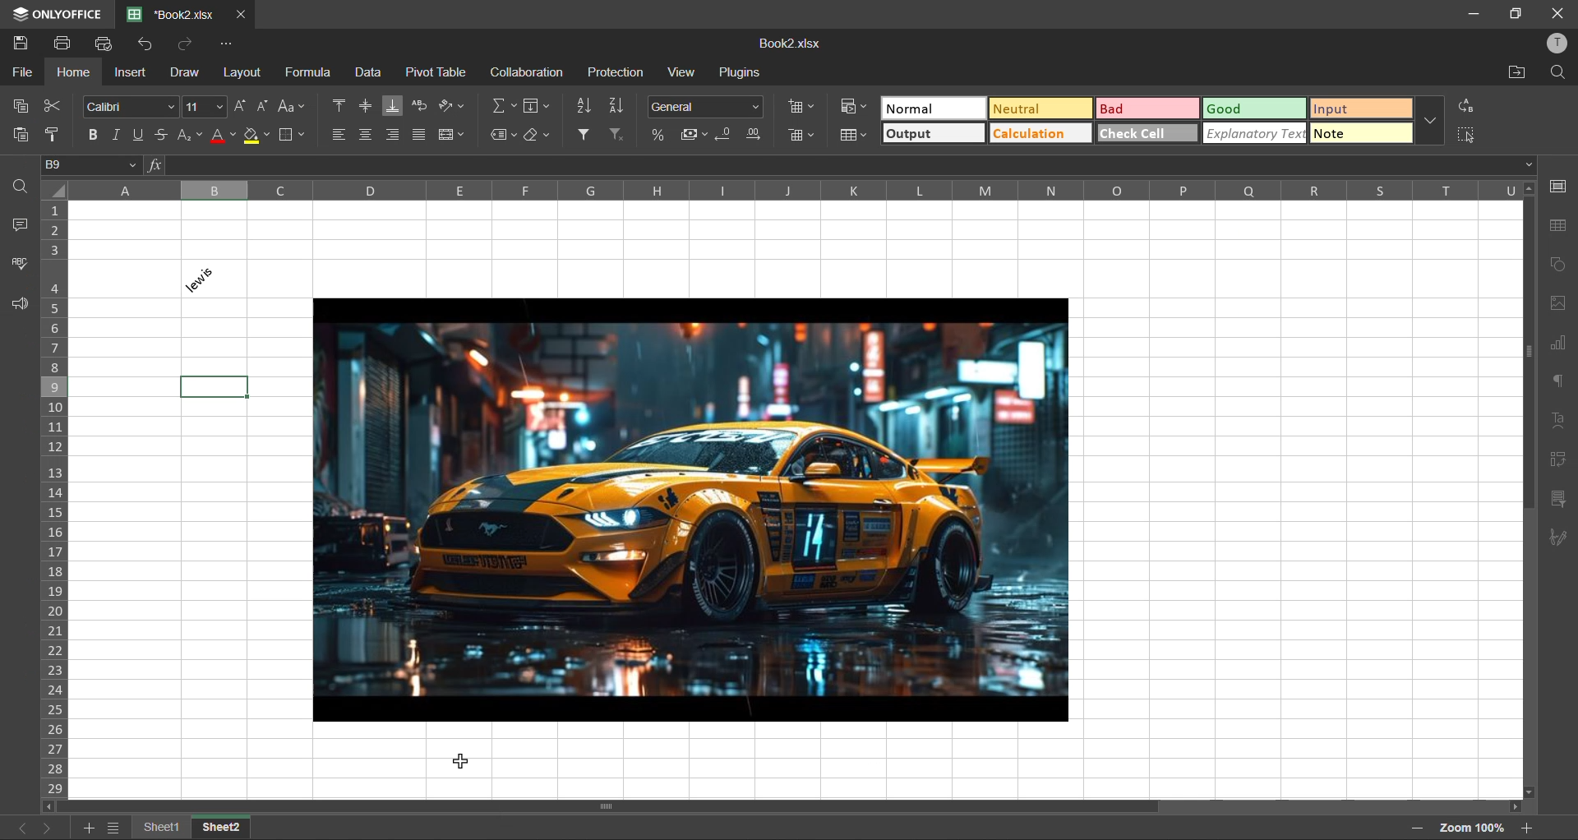 The height and width of the screenshot is (840, 1578). What do you see at coordinates (147, 47) in the screenshot?
I see `undo` at bounding box center [147, 47].